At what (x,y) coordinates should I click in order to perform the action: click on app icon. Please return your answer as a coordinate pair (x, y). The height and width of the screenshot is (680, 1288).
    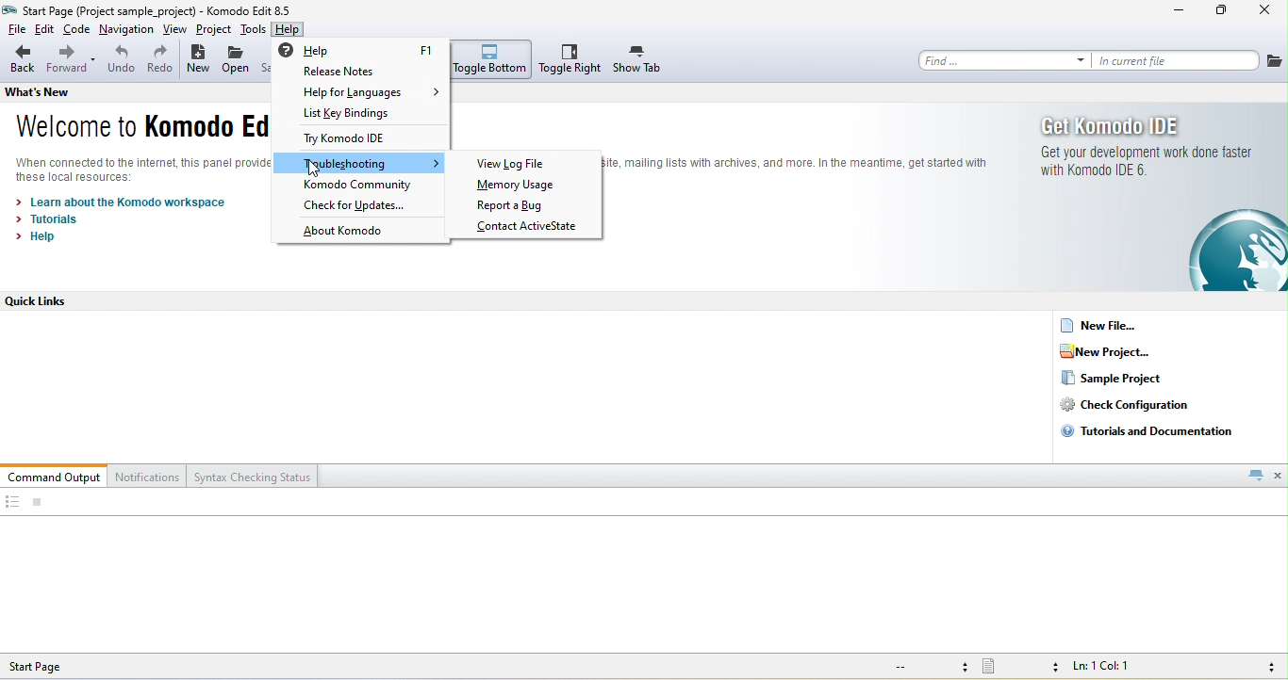
    Looking at the image, I should click on (10, 9).